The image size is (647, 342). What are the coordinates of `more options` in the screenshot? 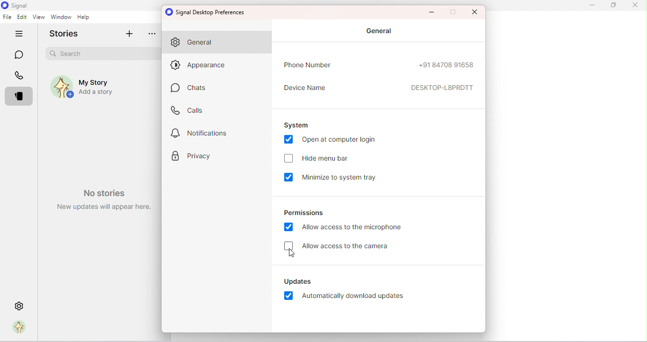 It's located at (153, 33).